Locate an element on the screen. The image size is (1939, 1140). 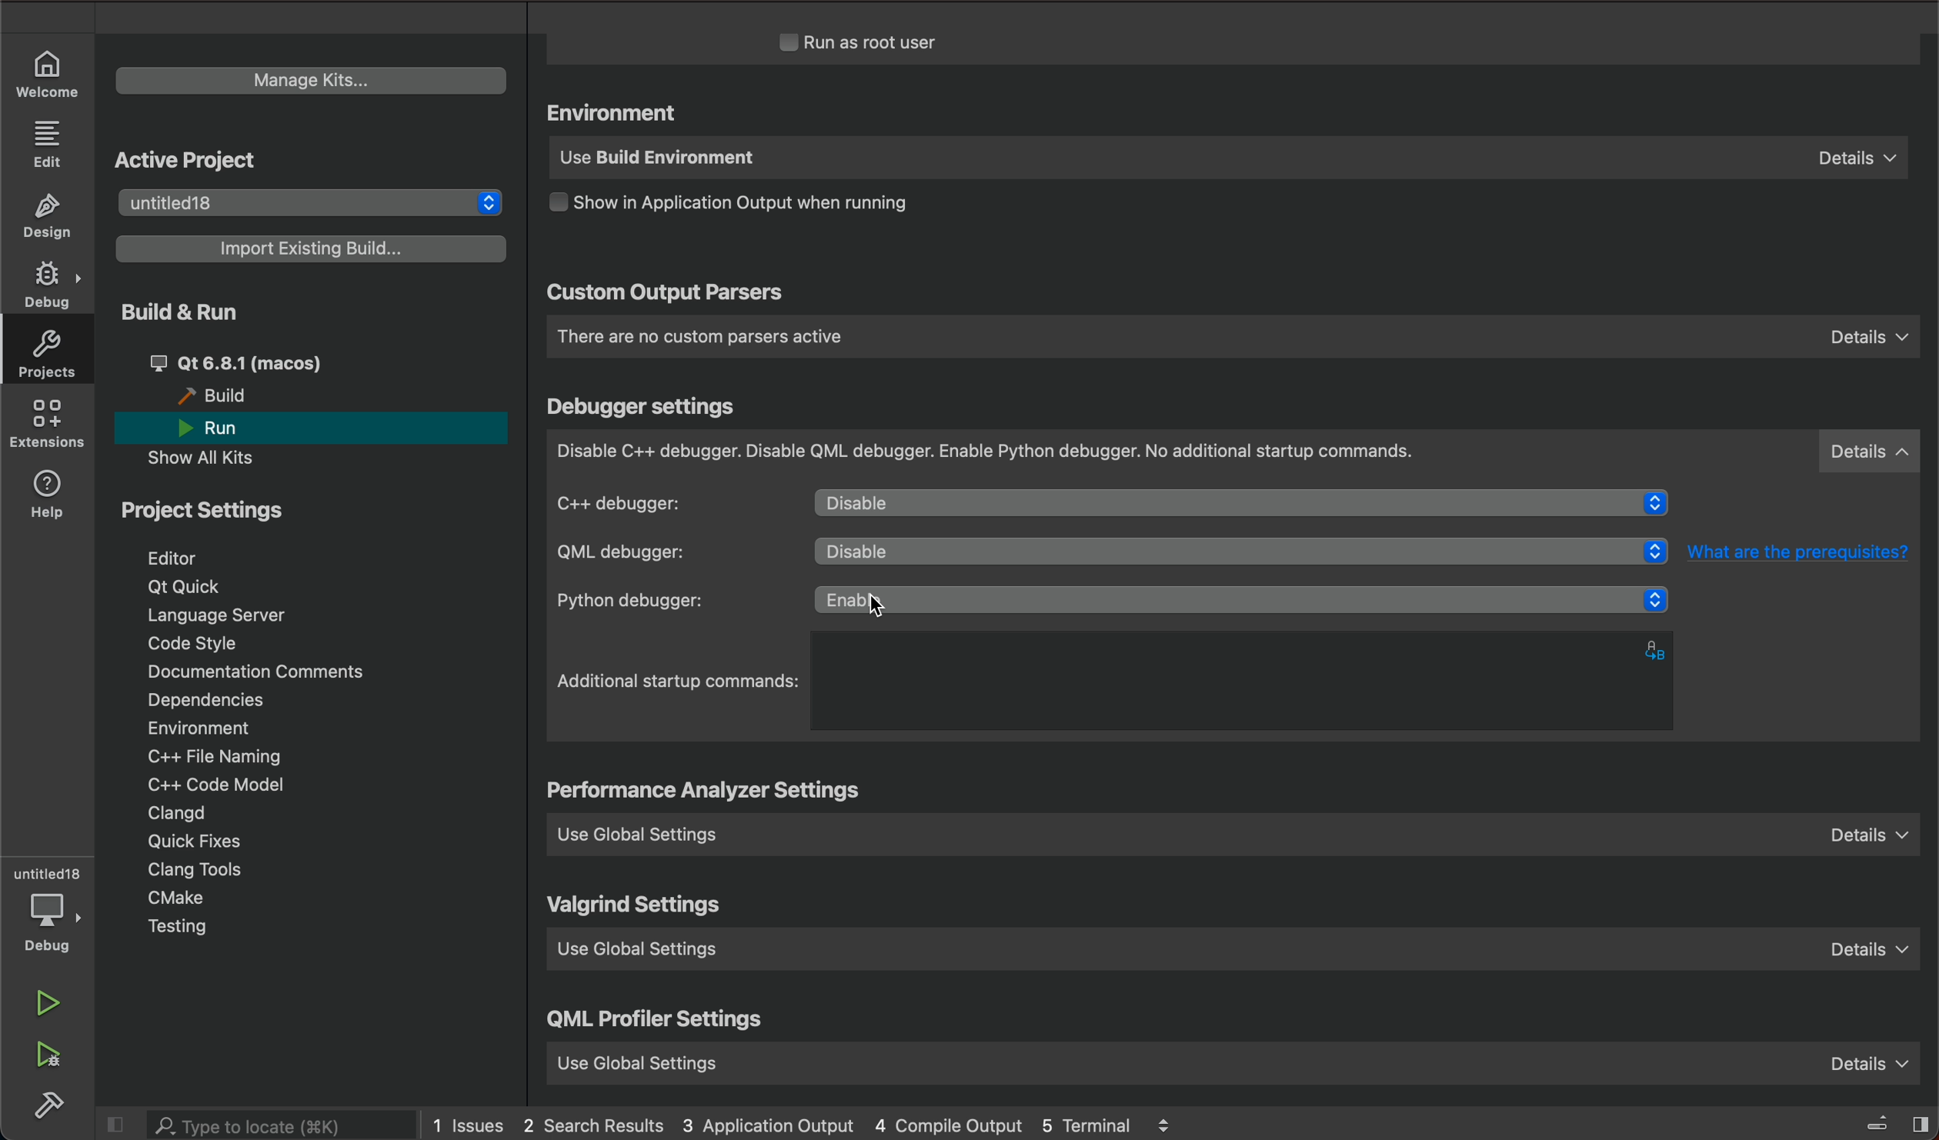
search is located at coordinates (282, 1126).